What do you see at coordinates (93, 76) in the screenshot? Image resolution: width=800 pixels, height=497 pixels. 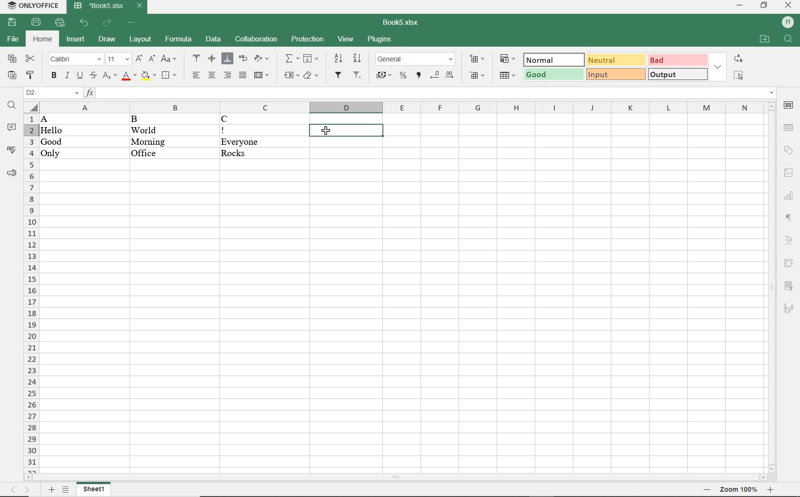 I see `STRIKETHROUGH` at bounding box center [93, 76].